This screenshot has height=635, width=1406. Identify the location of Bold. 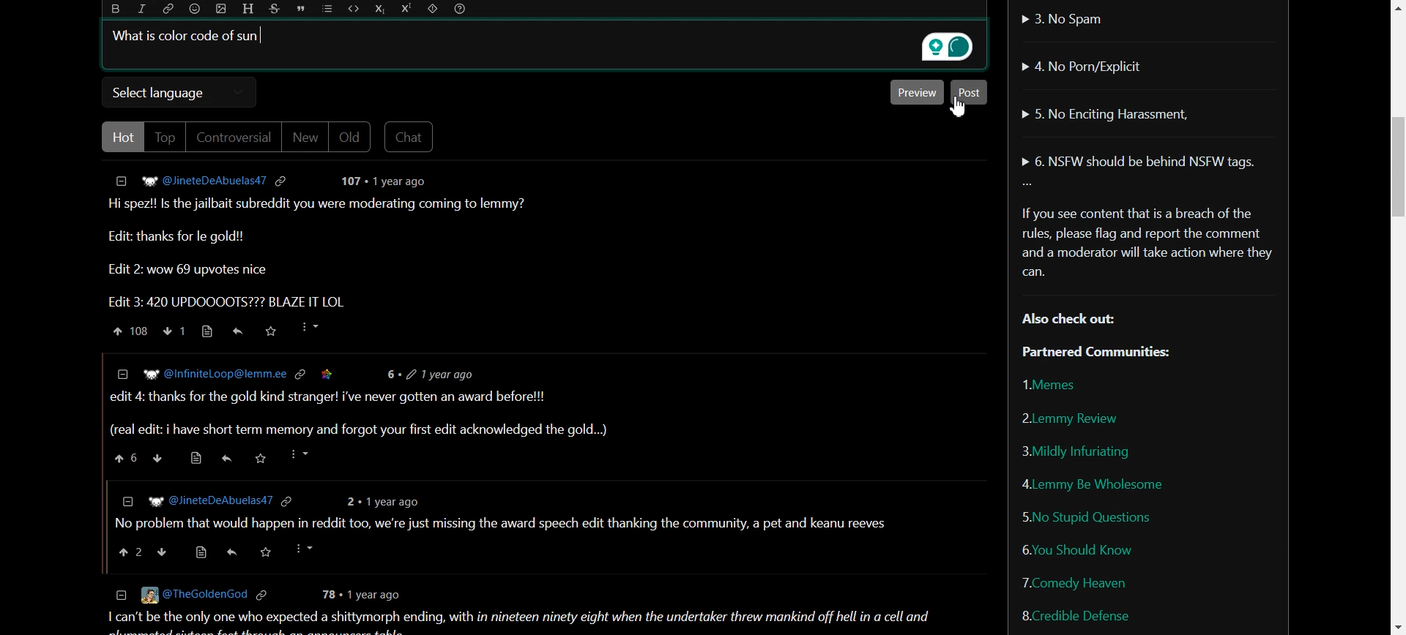
(116, 10).